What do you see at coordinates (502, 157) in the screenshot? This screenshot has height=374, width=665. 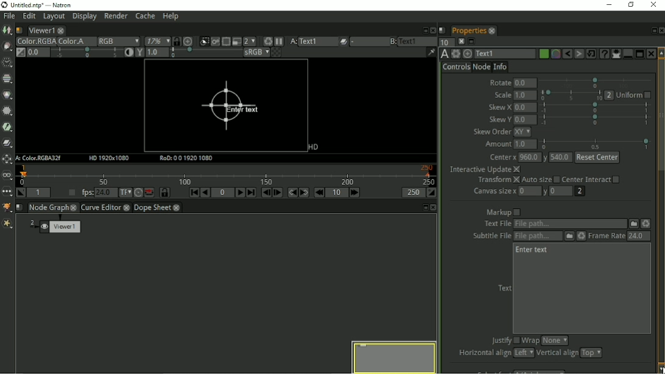 I see `Center` at bounding box center [502, 157].